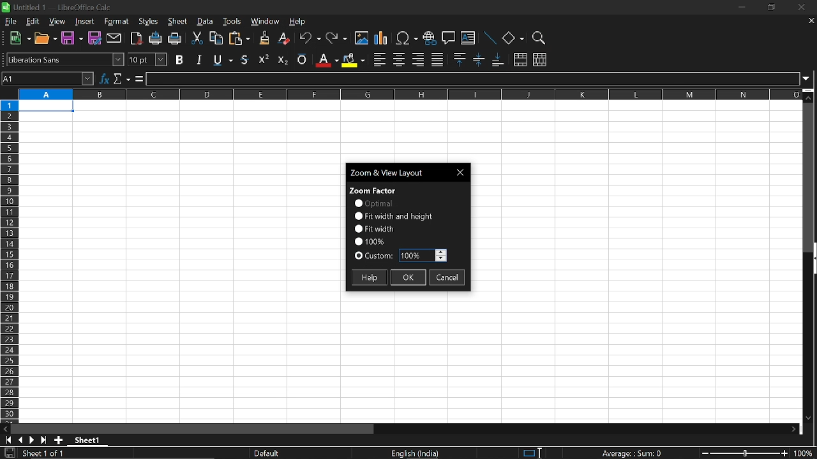 This screenshot has width=817, height=459. What do you see at coordinates (71, 39) in the screenshot?
I see `Save` at bounding box center [71, 39].